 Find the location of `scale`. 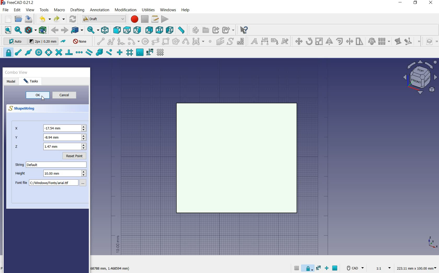

scale is located at coordinates (319, 42).